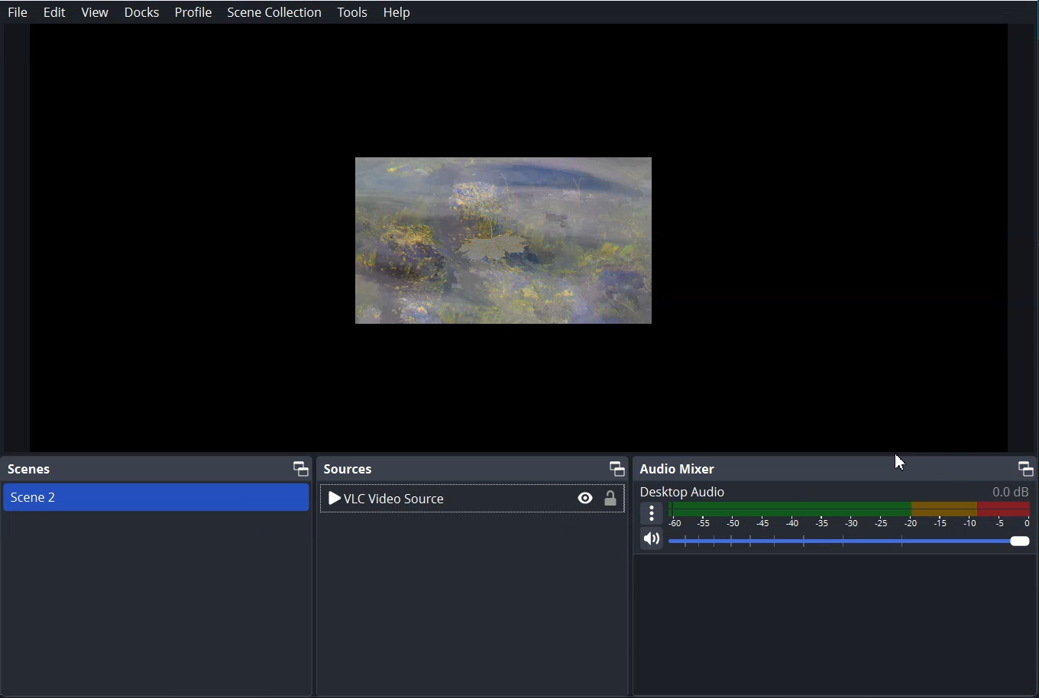 The height and width of the screenshot is (698, 1039). Describe the element at coordinates (352, 13) in the screenshot. I see `Tools` at that location.